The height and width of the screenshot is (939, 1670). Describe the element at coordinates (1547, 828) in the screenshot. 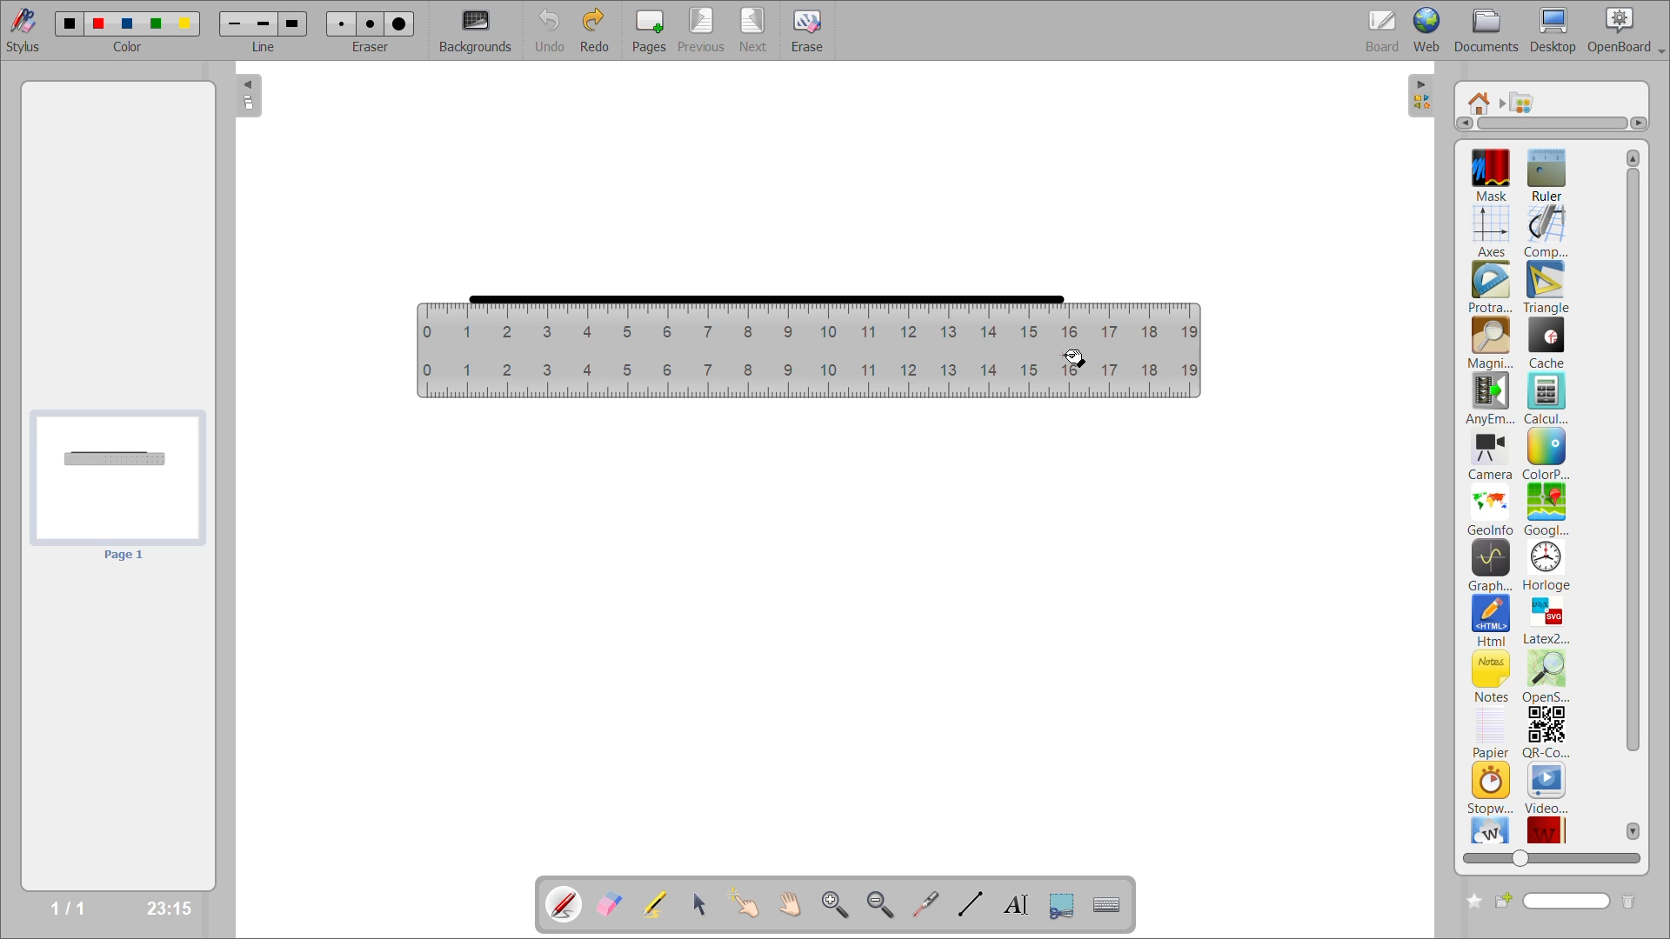

I see `wikittionary` at that location.